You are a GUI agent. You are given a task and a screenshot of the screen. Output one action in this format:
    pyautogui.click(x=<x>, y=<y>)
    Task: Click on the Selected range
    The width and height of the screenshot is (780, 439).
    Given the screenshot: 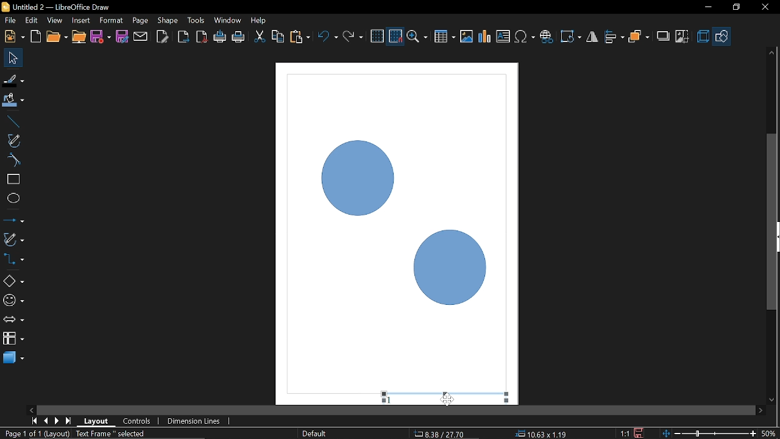 What is the action you would take?
    pyautogui.click(x=447, y=394)
    